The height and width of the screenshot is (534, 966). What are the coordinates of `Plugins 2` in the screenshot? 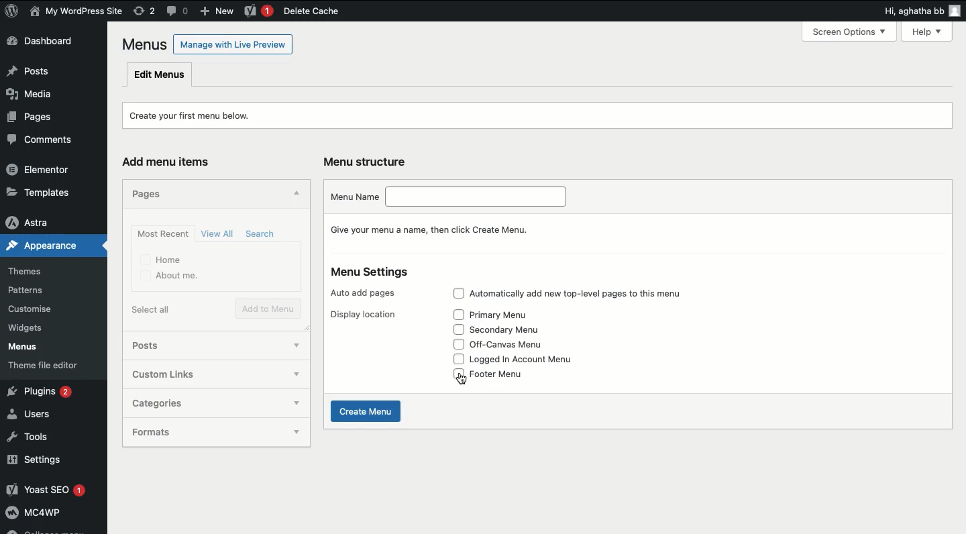 It's located at (50, 392).